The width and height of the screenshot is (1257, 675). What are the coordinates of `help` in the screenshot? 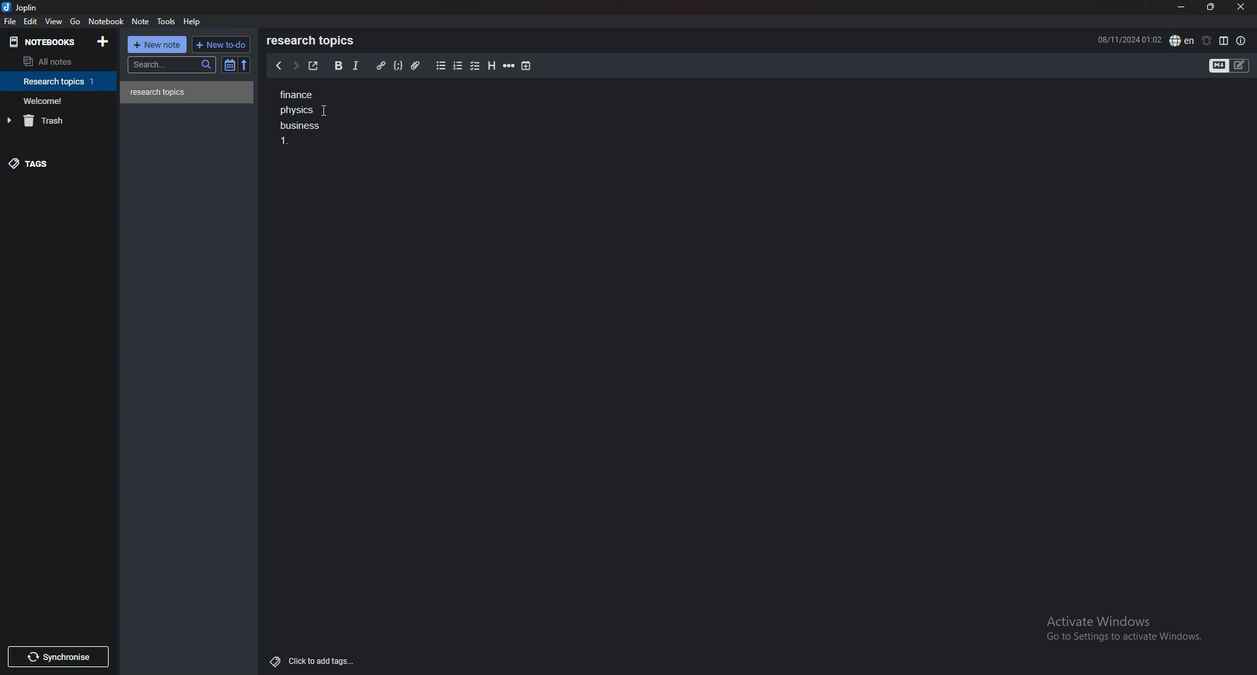 It's located at (194, 21).